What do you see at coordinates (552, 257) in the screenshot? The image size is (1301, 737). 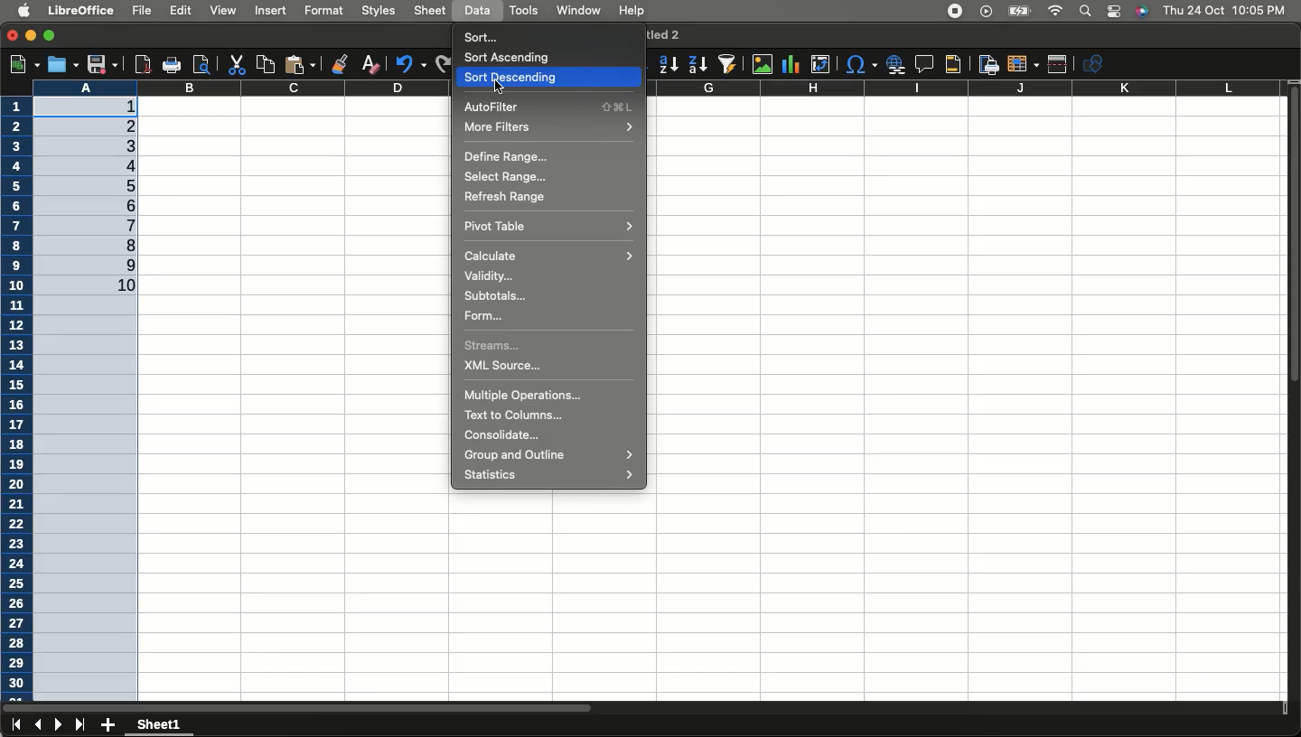 I see `Calculate` at bounding box center [552, 257].